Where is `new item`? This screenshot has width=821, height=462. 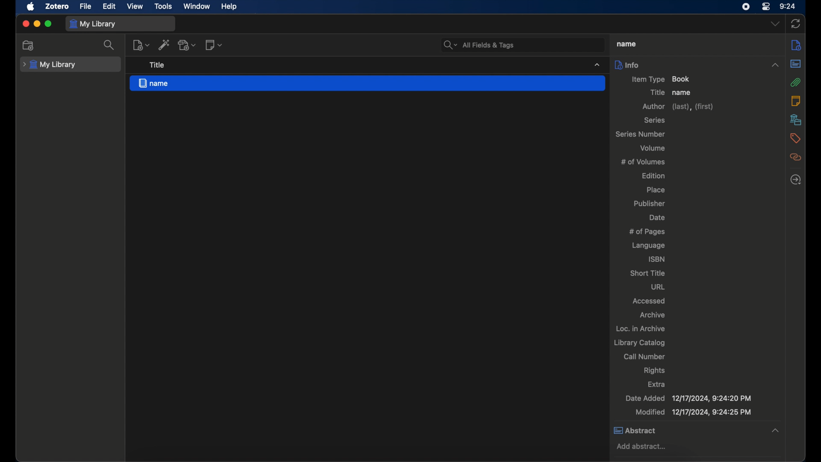
new item is located at coordinates (141, 46).